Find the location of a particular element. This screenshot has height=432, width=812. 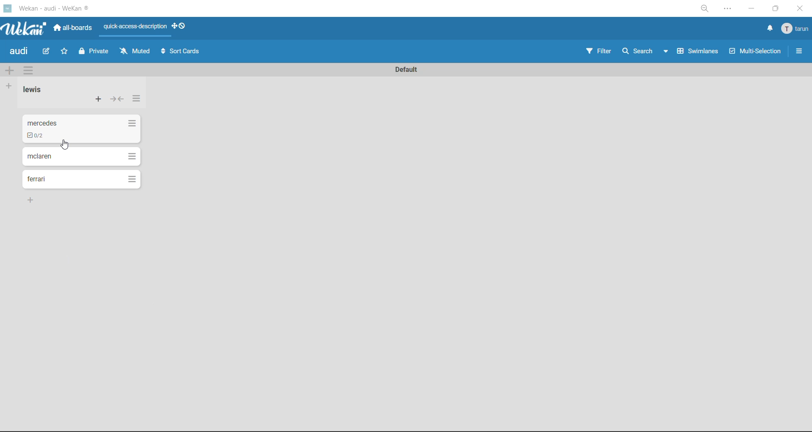

add swimlane is located at coordinates (12, 70).